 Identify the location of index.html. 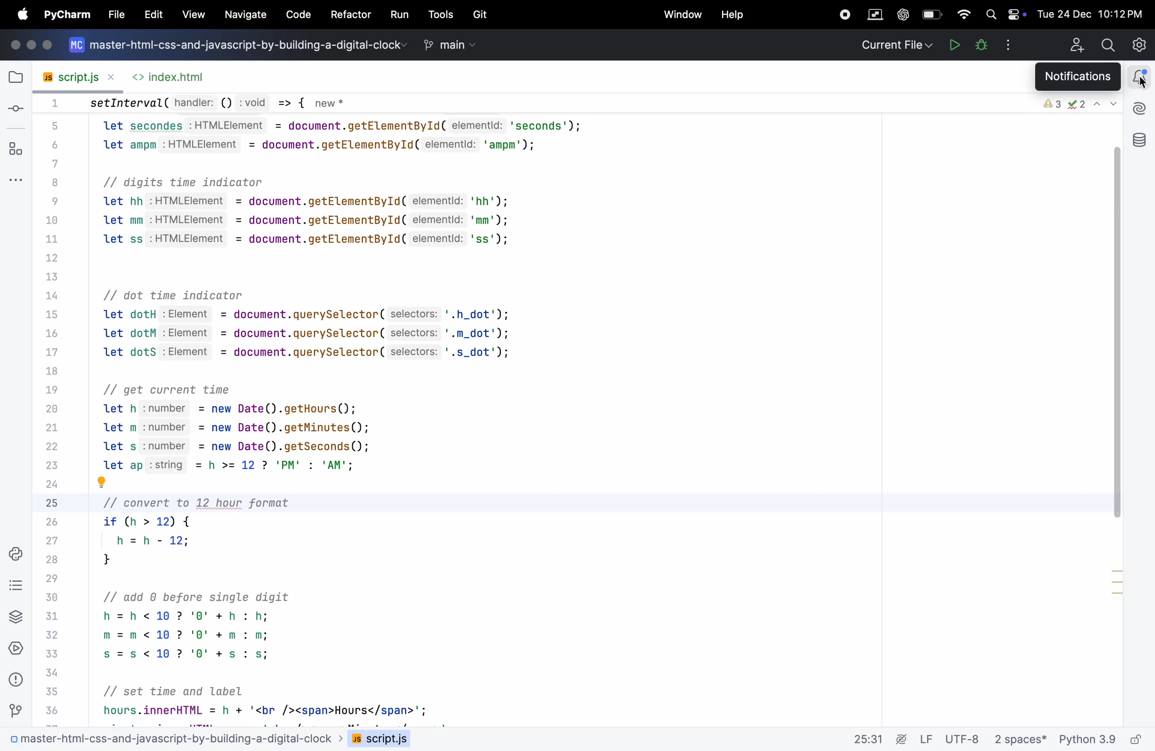
(175, 74).